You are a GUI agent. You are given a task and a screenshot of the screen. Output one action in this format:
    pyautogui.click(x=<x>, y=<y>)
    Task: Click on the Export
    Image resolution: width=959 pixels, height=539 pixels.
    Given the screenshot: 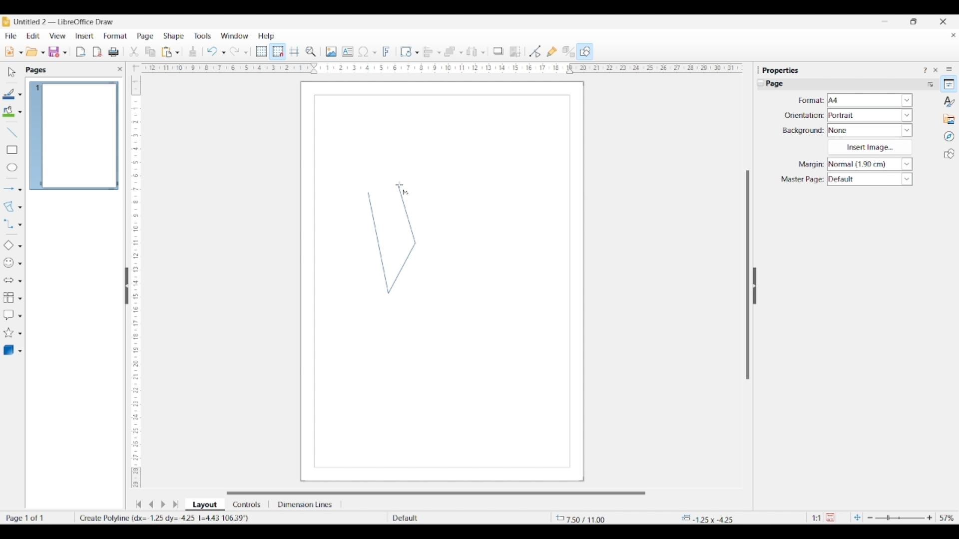 What is the action you would take?
    pyautogui.click(x=81, y=52)
    